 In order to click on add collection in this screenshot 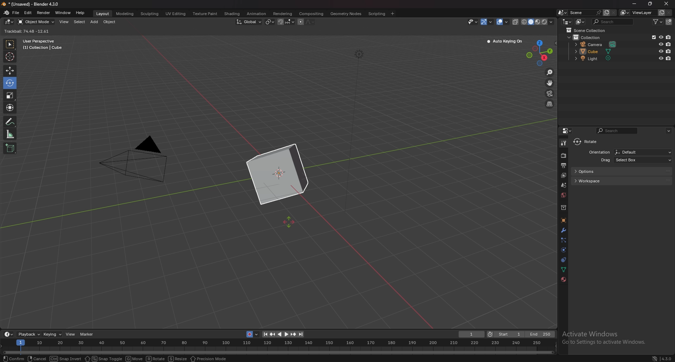, I will do `click(669, 22)`.